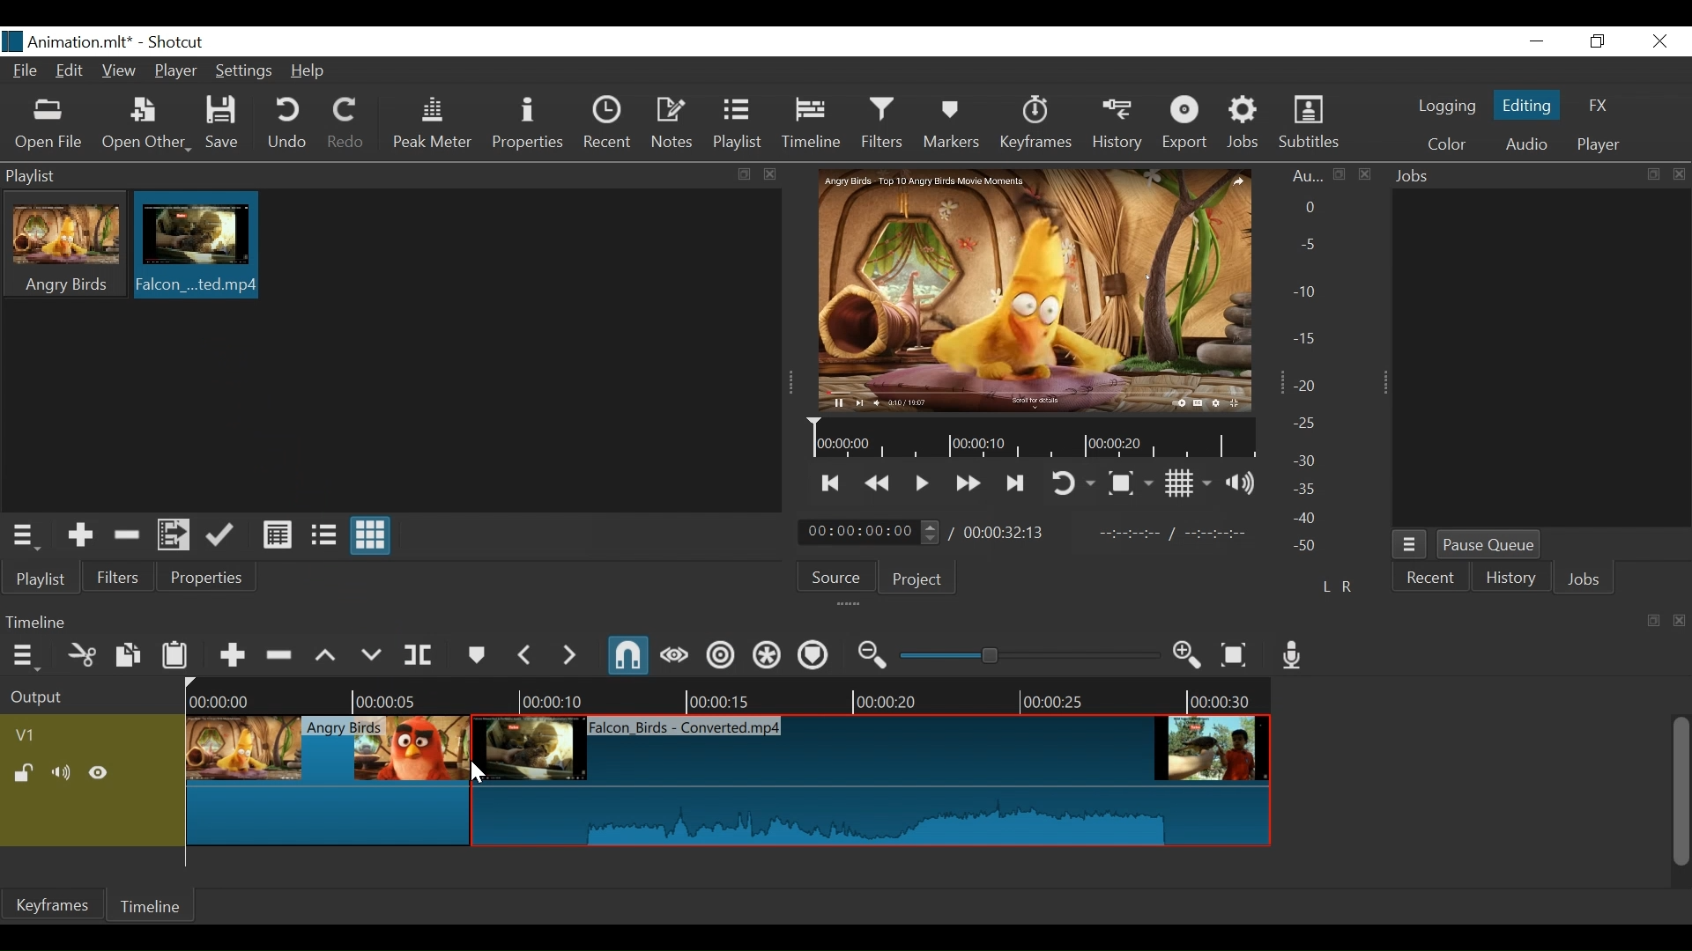 The height and width of the screenshot is (951, 1692). I want to click on Clip, so click(419, 741).